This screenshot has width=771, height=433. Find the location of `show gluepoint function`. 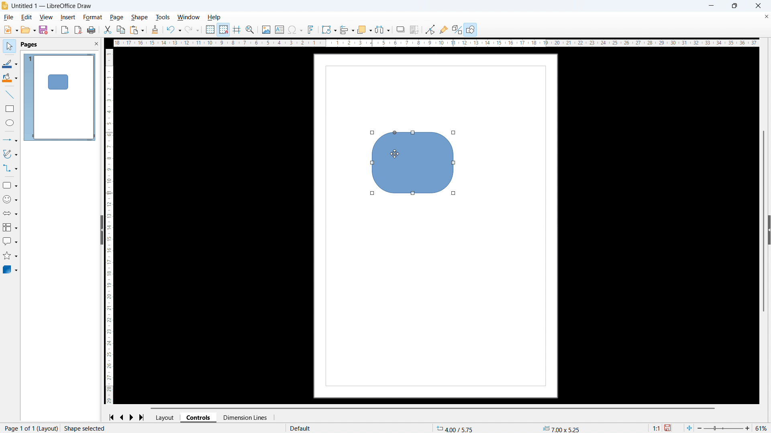

show gluepoint function is located at coordinates (443, 29).